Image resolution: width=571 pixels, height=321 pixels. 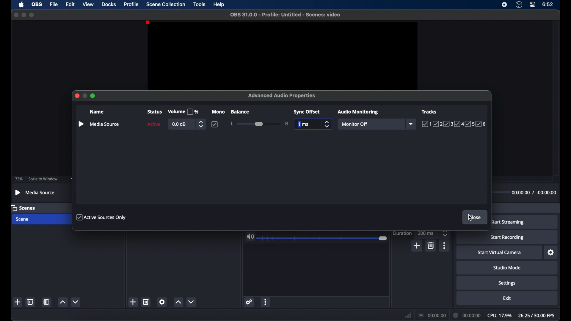 I want to click on more options, so click(x=445, y=246).